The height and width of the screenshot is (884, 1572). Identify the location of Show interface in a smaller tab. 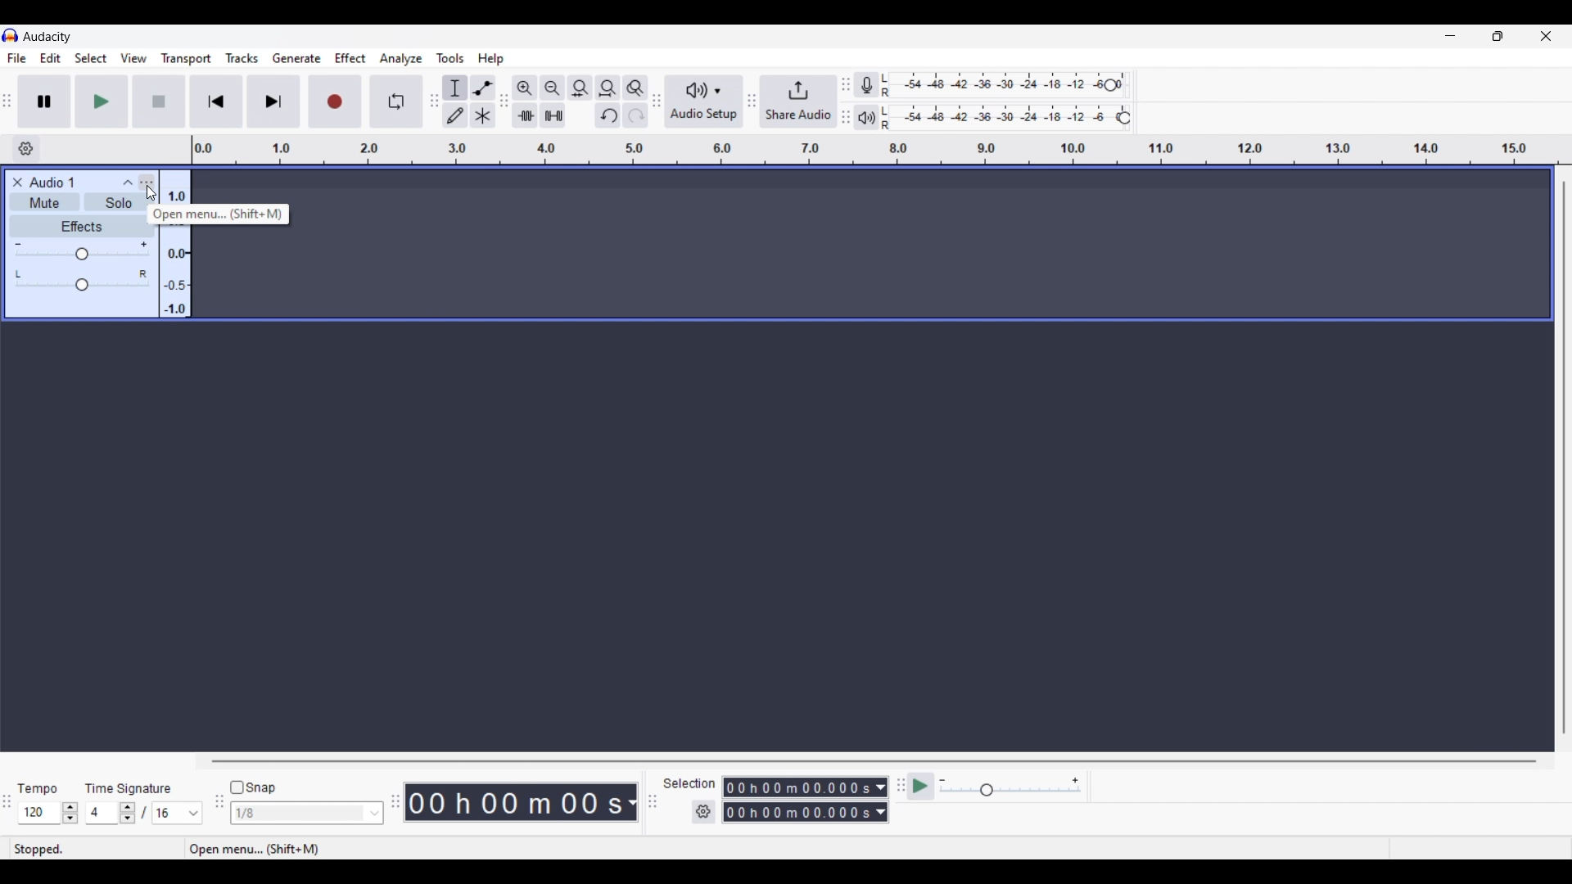
(1497, 36).